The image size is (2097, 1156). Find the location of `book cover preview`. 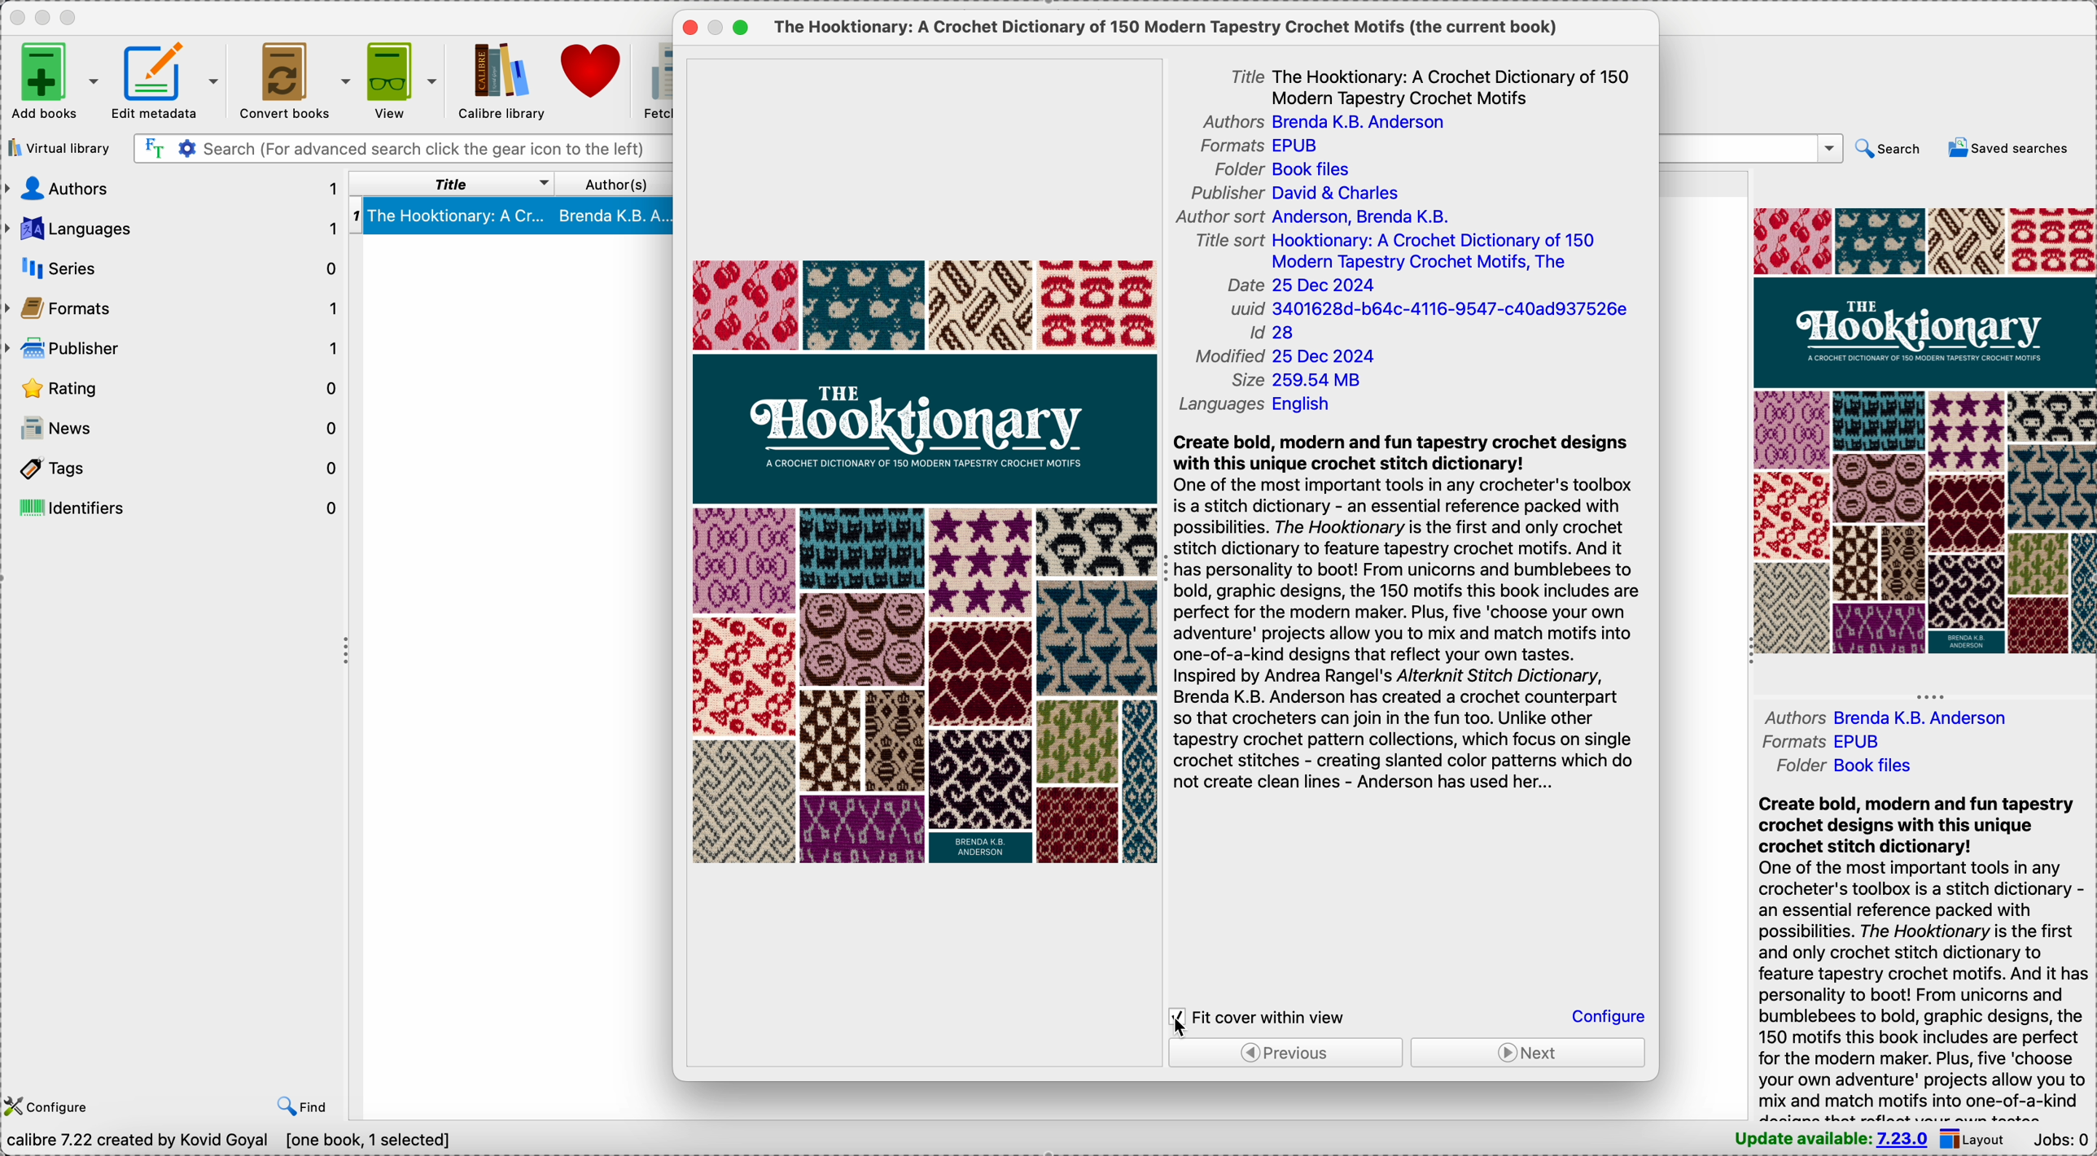

book cover preview is located at coordinates (926, 562).